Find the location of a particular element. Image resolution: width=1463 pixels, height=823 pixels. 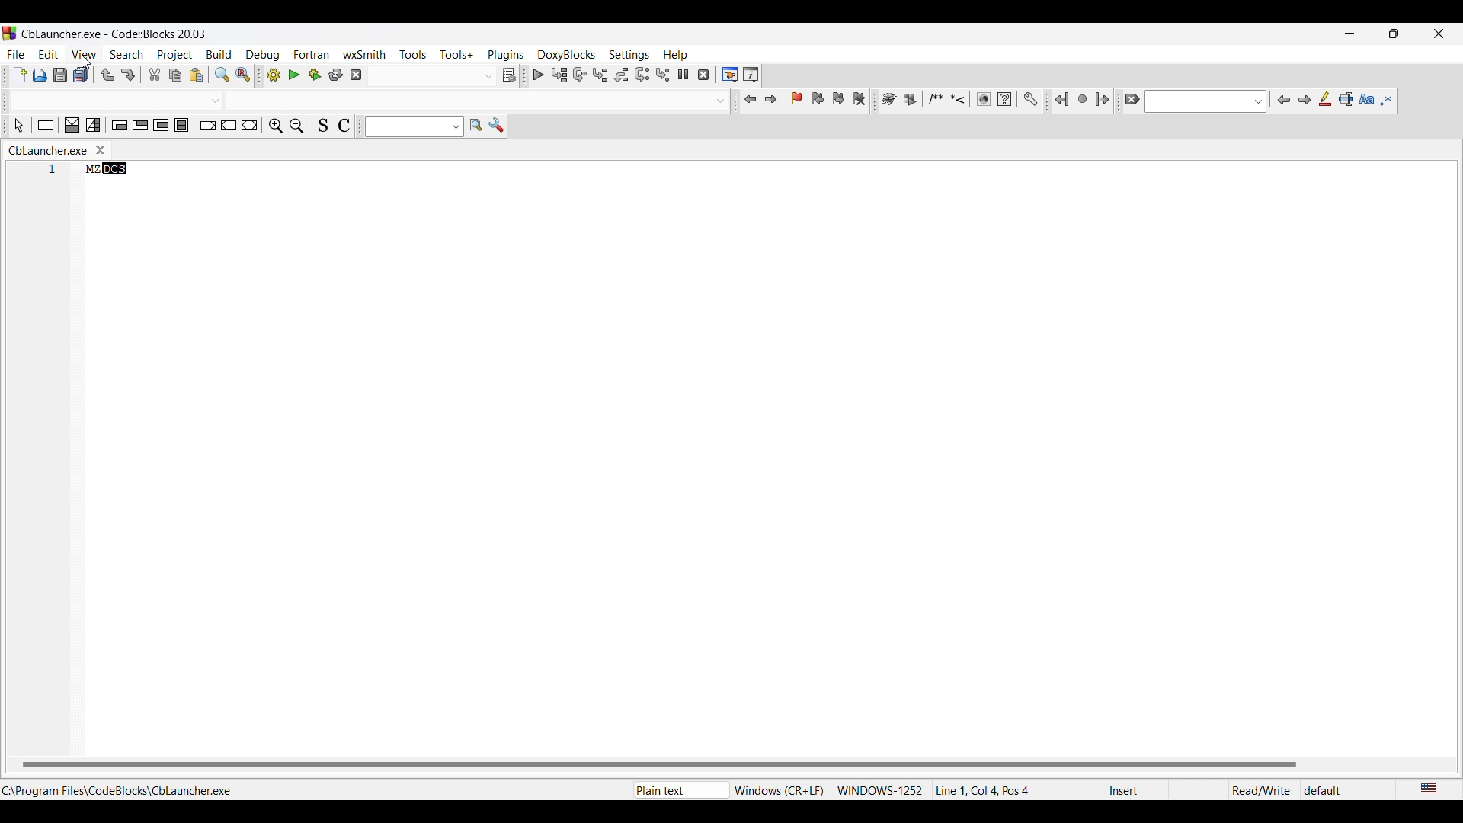

Software logo is located at coordinates (10, 33).